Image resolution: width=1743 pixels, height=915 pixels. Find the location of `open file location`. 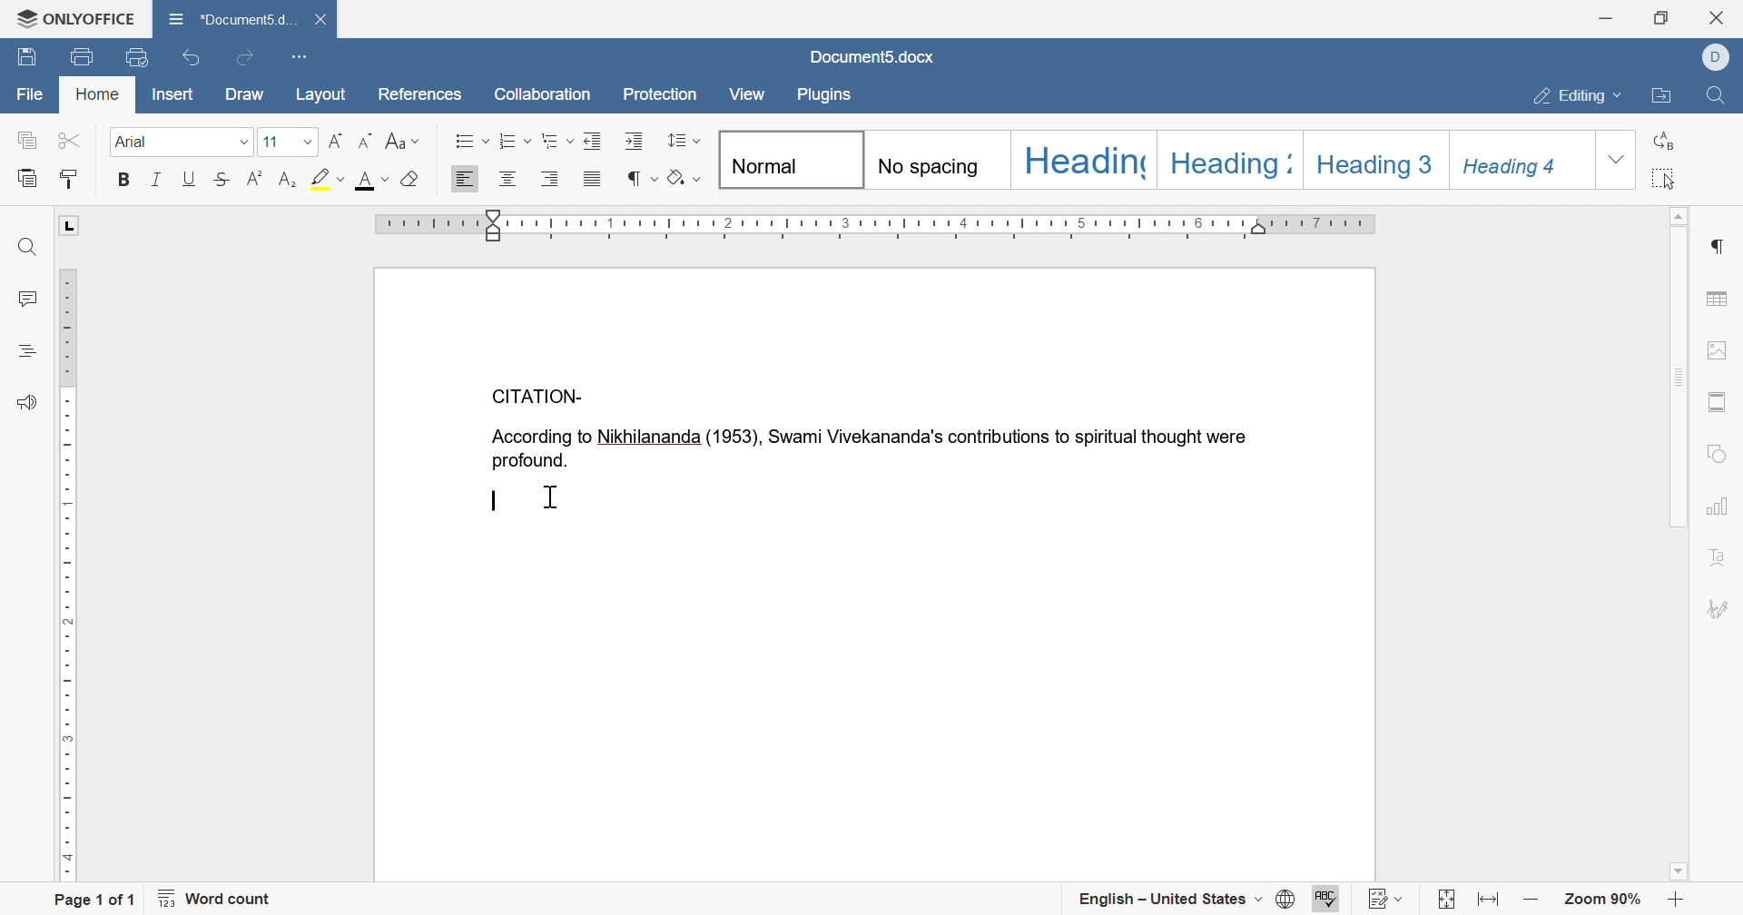

open file location is located at coordinates (1668, 98).